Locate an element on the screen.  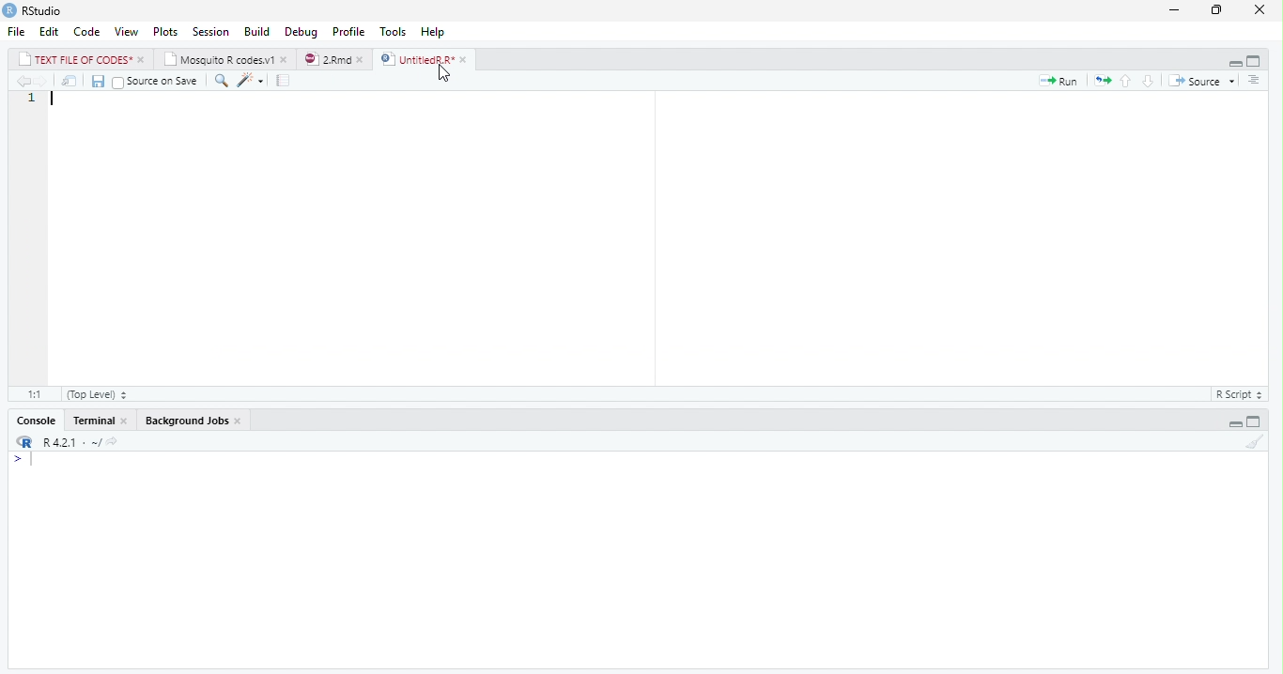
minimize is located at coordinates (1235, 62).